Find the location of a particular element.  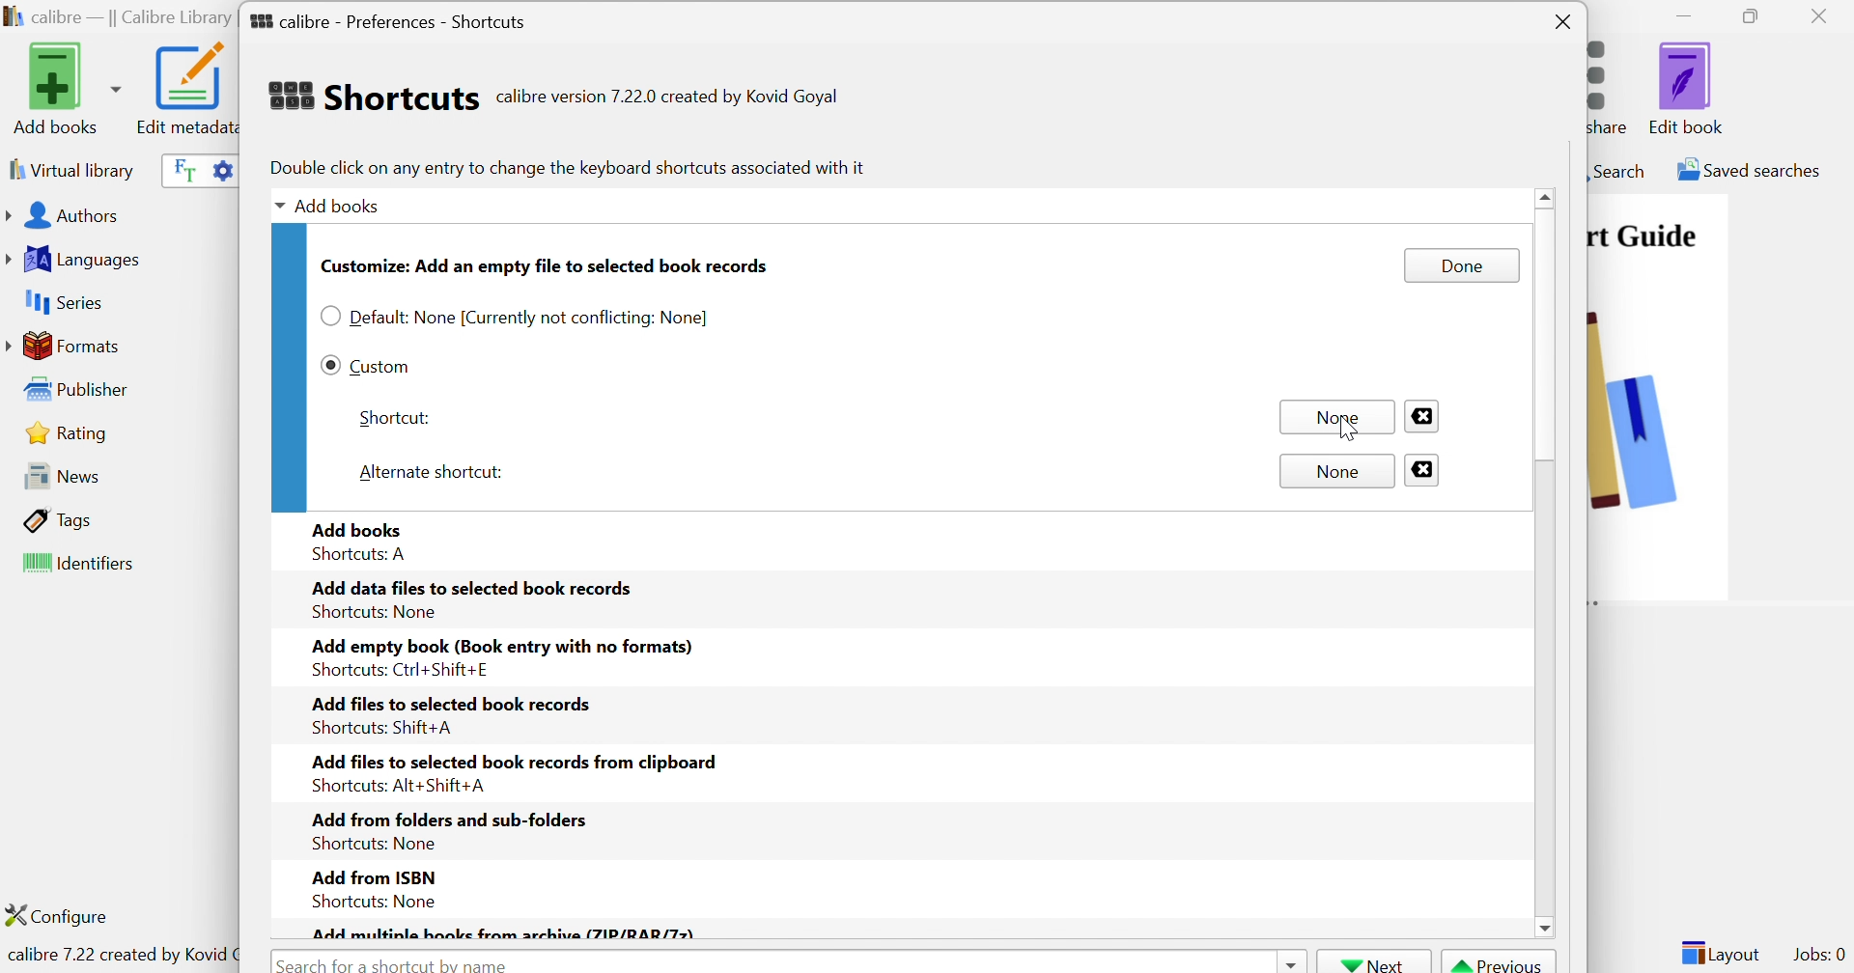

Authors is located at coordinates (67, 217).